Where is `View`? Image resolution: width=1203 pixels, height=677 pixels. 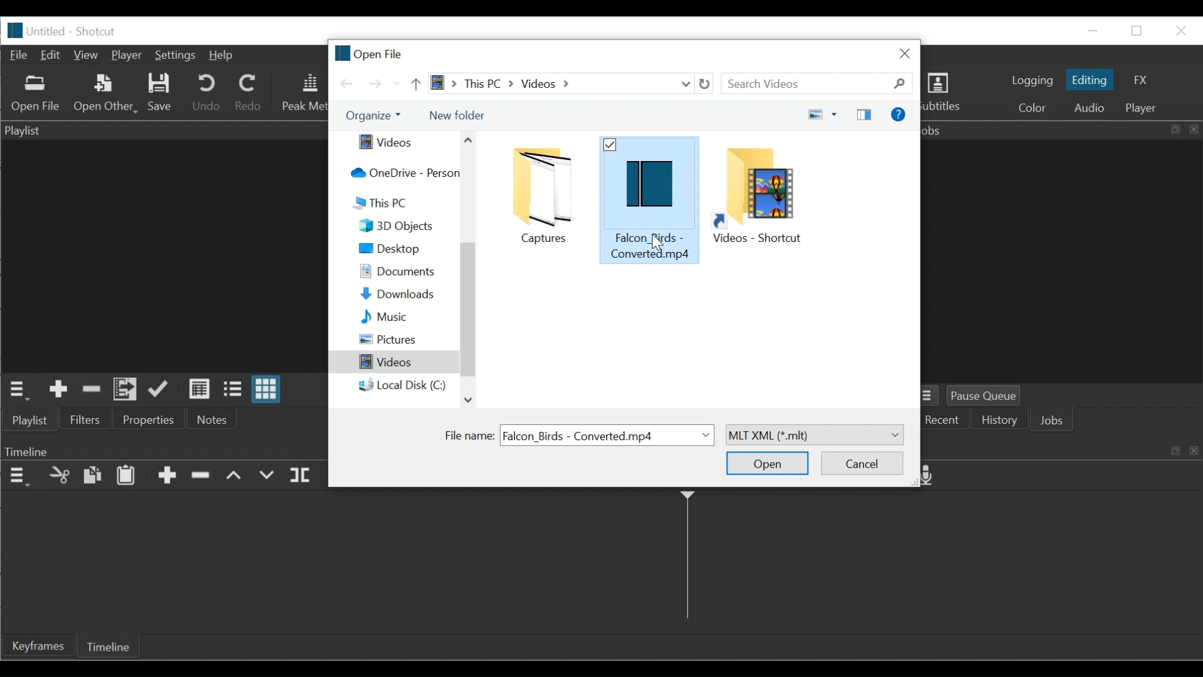 View is located at coordinates (88, 55).